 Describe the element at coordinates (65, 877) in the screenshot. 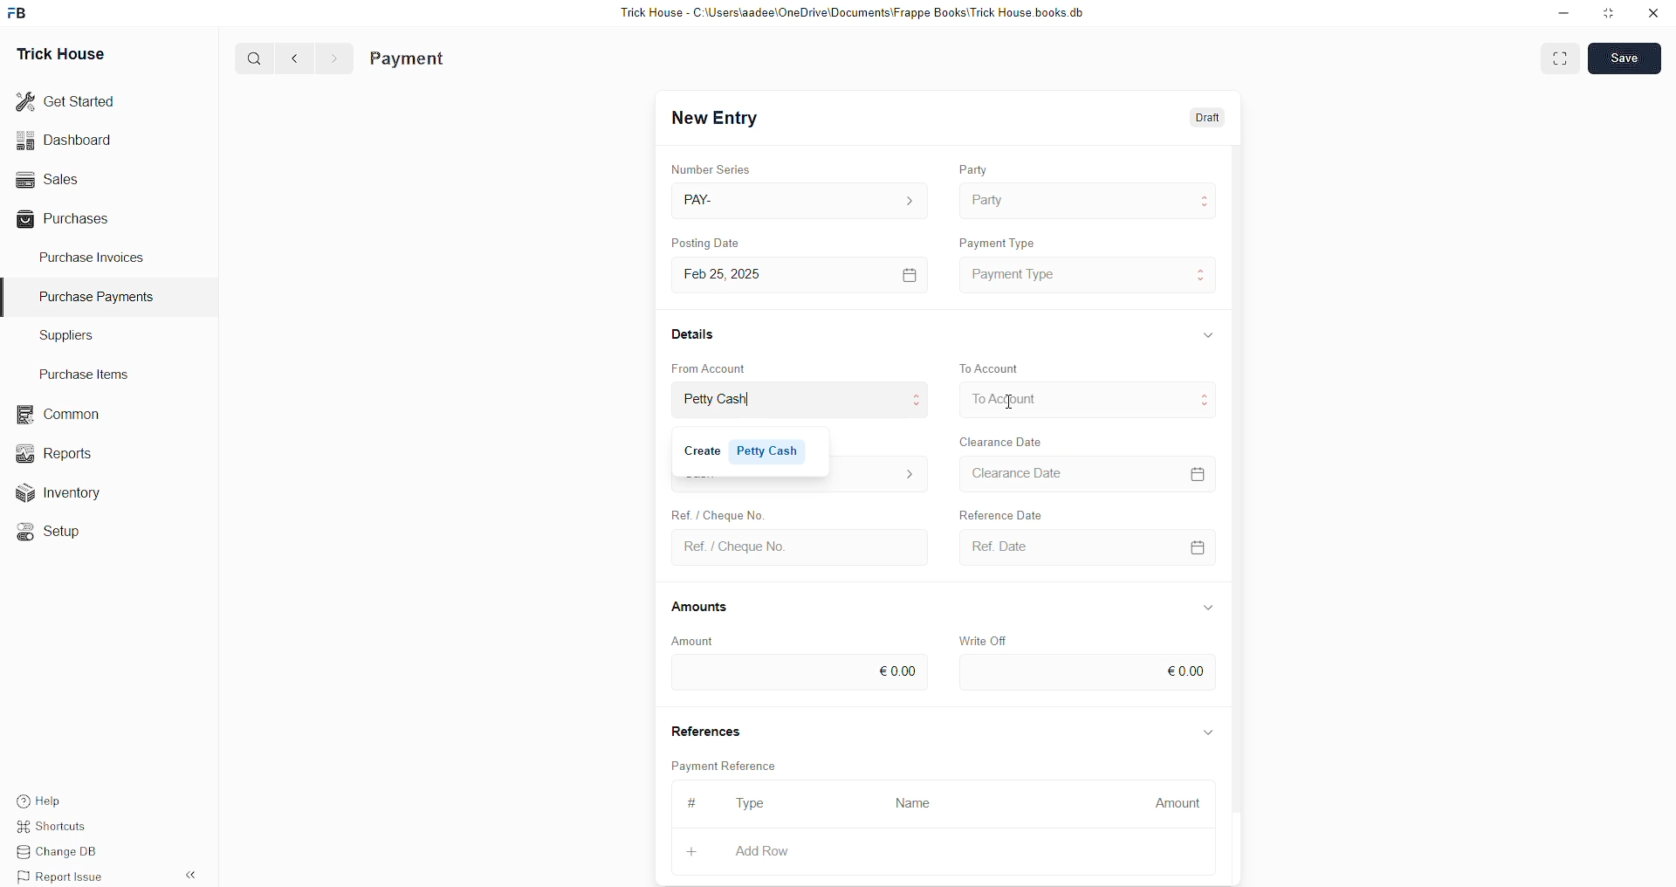

I see `Report Issue` at that location.